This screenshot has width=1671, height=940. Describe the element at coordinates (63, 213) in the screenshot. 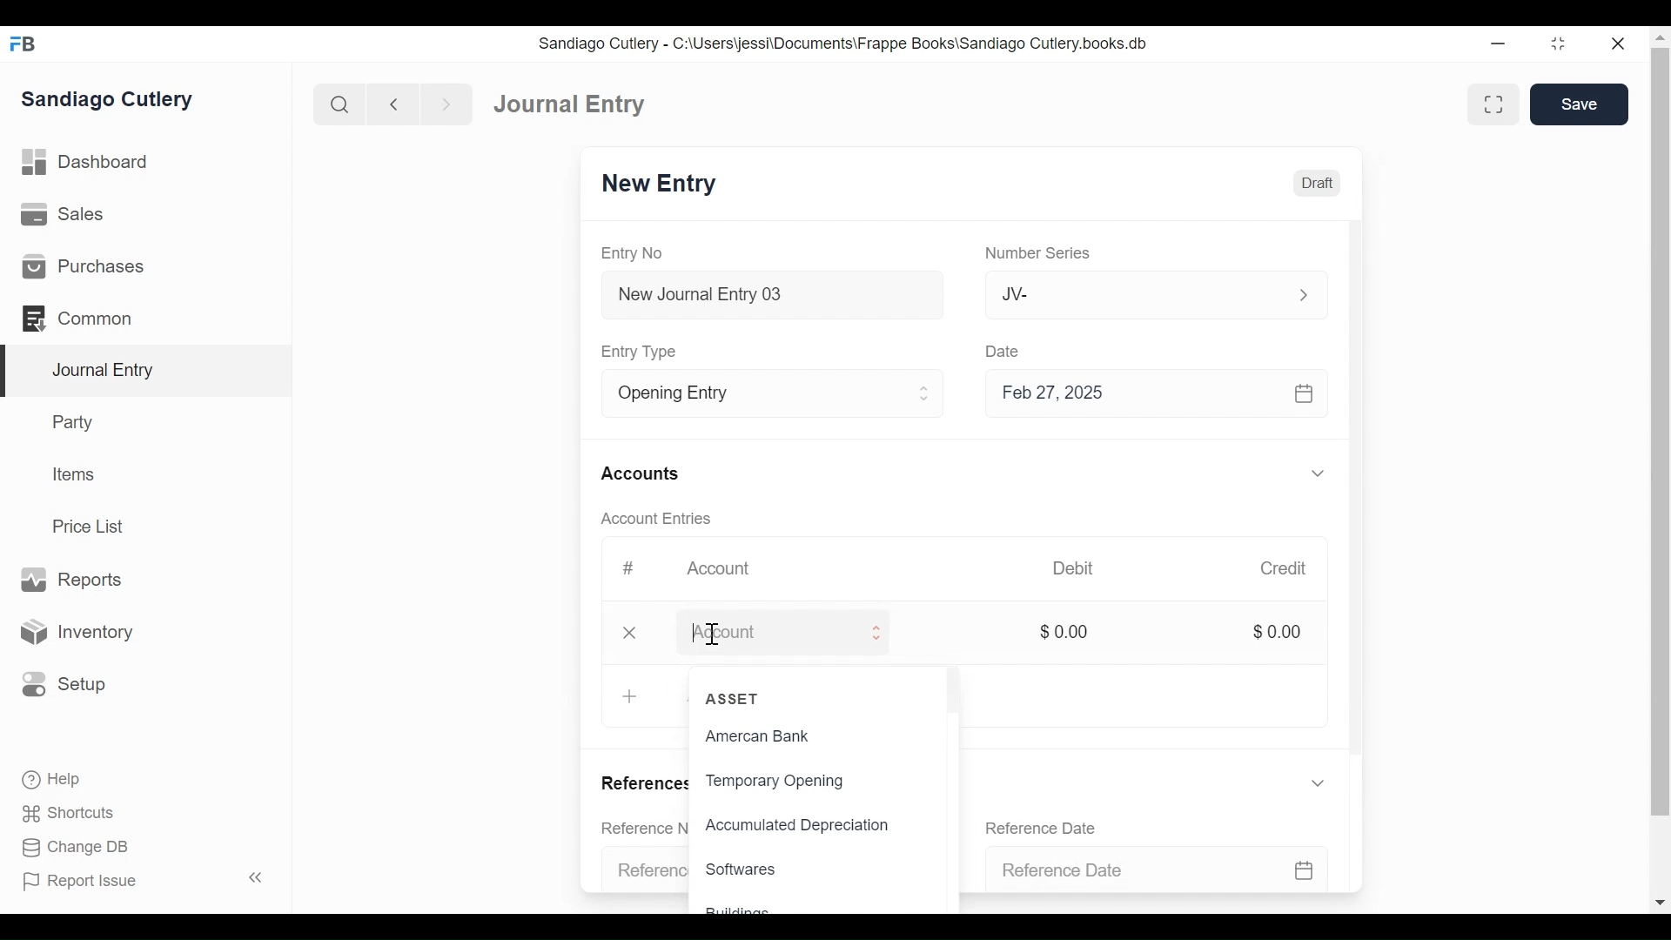

I see `Sales` at that location.